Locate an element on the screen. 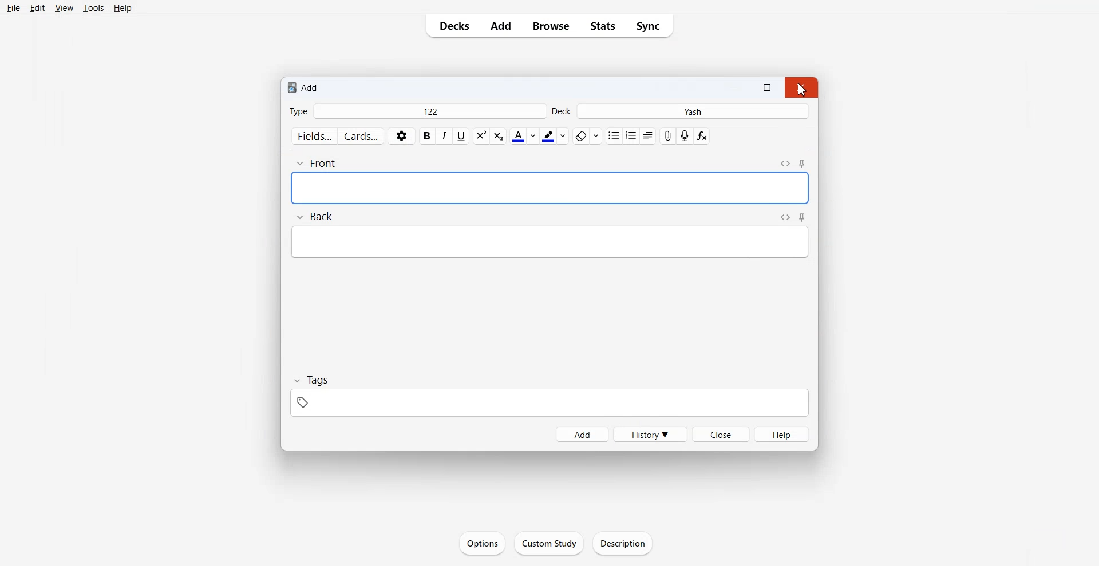  Close is located at coordinates (800, 86).